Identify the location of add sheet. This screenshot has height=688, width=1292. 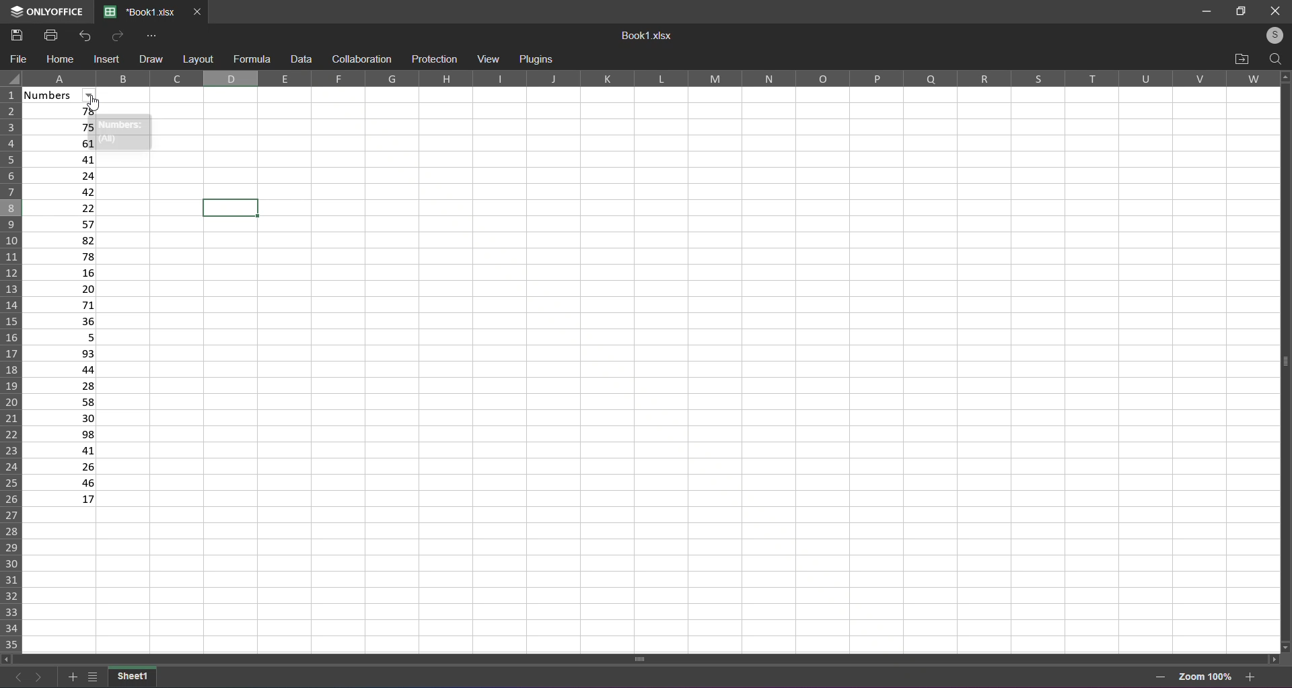
(70, 675).